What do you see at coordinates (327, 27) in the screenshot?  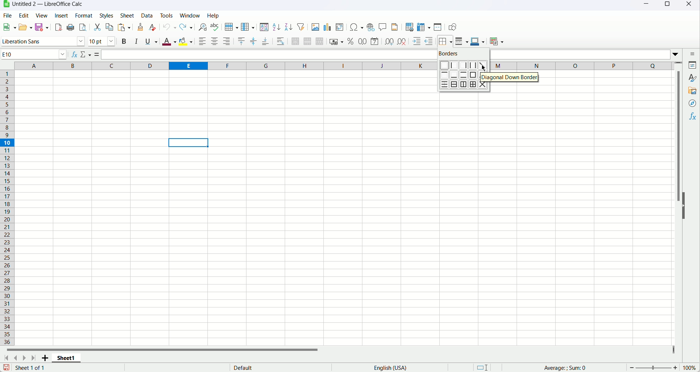 I see `Insert chart` at bounding box center [327, 27].